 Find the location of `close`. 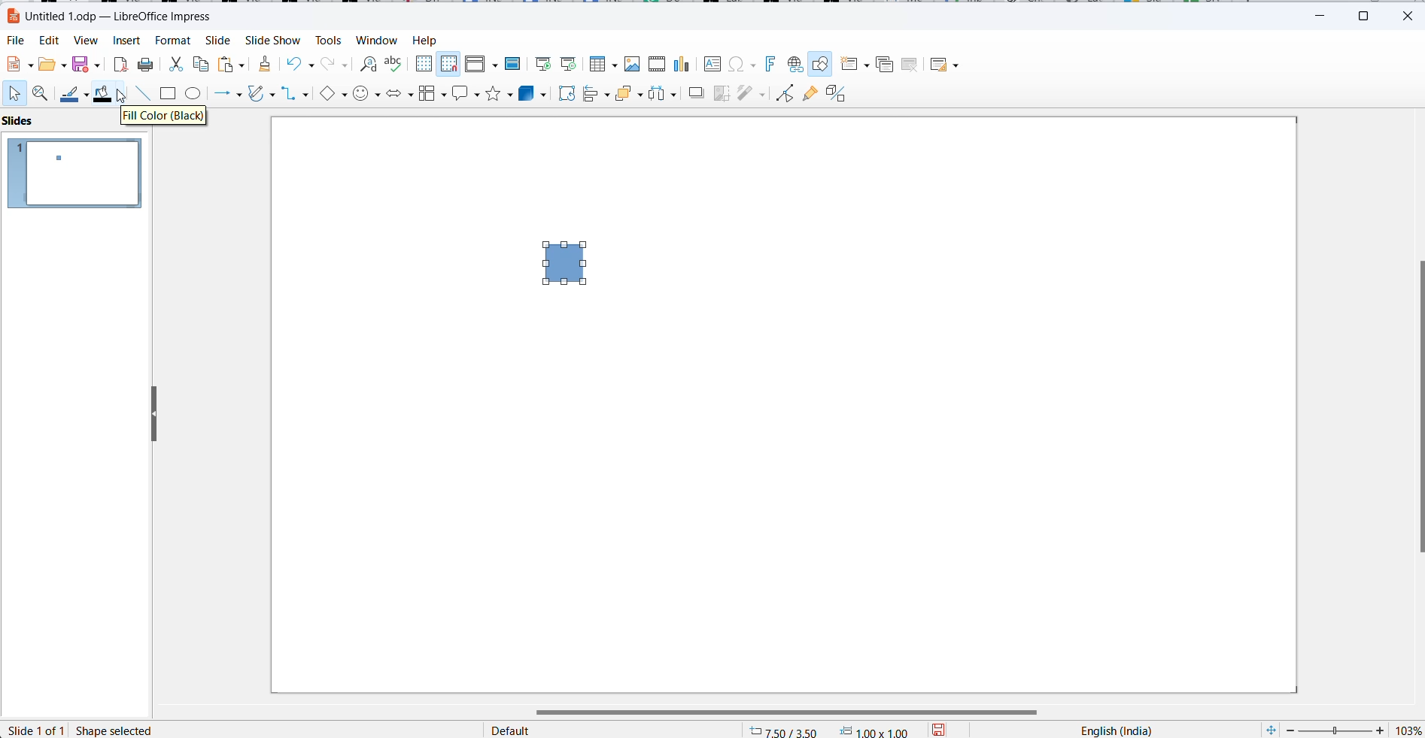

close is located at coordinates (1408, 15).